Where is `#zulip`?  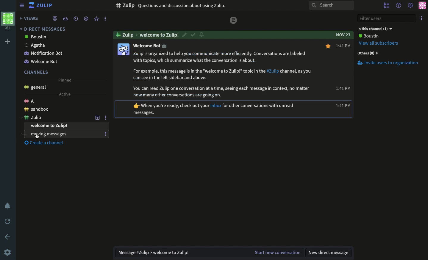 #zulip is located at coordinates (124, 35).